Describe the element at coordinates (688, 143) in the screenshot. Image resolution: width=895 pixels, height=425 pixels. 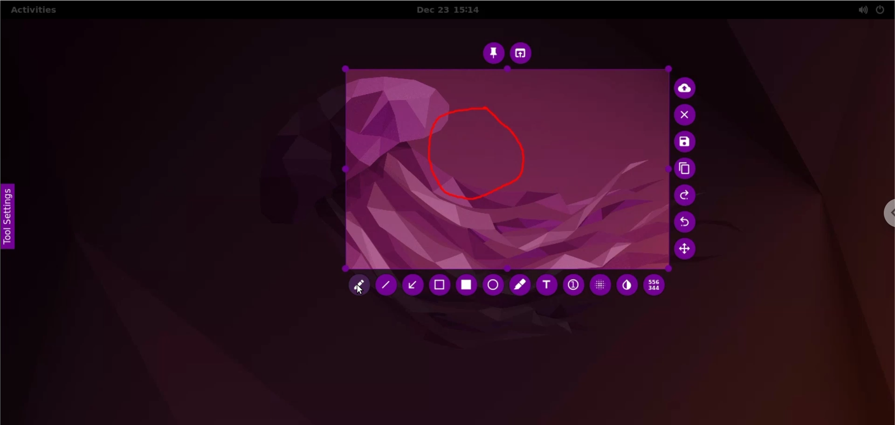
I see `save` at that location.